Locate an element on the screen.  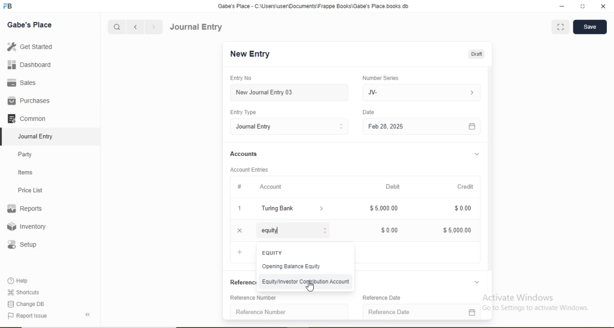
Entry Type is located at coordinates (242, 112).